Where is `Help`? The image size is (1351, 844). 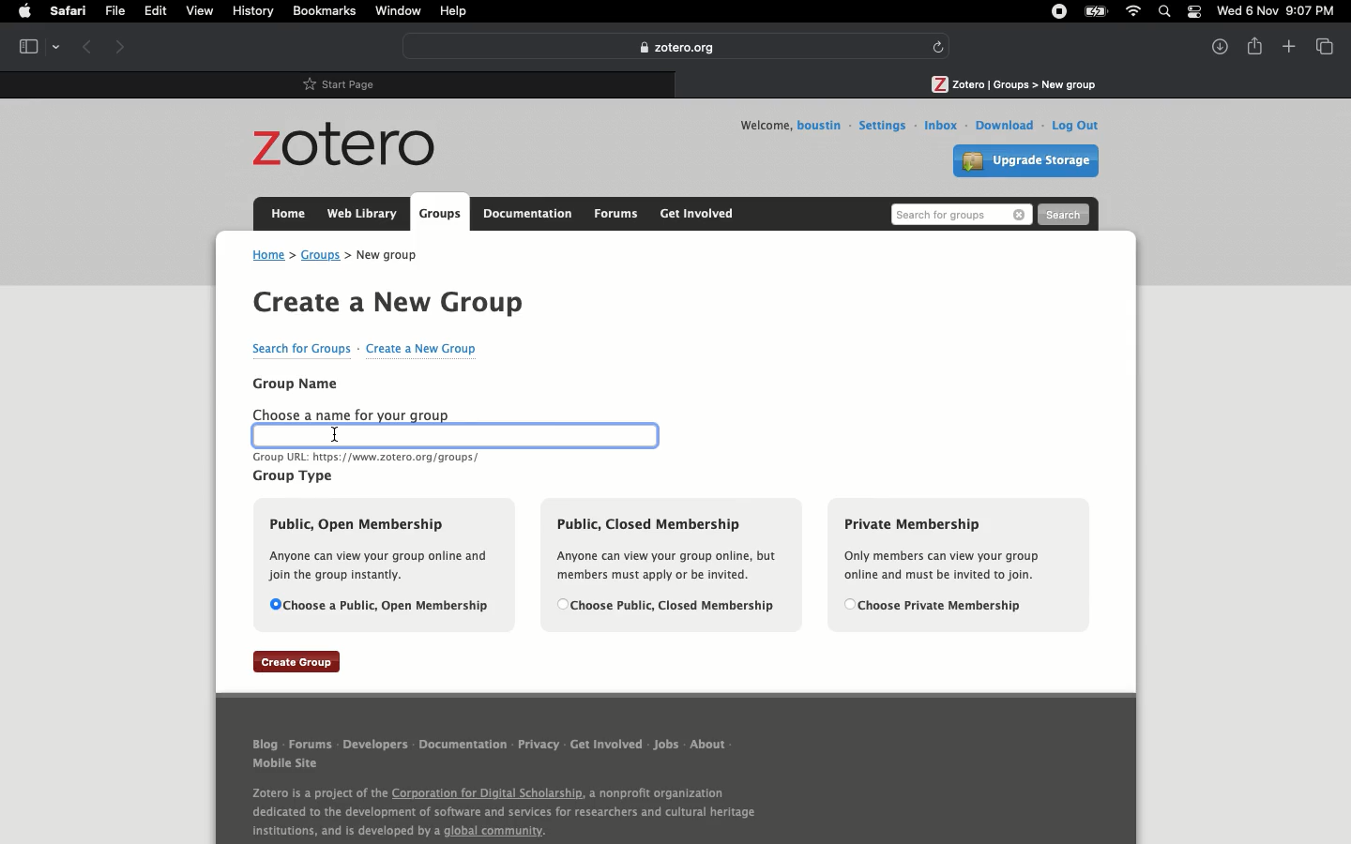 Help is located at coordinates (454, 11).